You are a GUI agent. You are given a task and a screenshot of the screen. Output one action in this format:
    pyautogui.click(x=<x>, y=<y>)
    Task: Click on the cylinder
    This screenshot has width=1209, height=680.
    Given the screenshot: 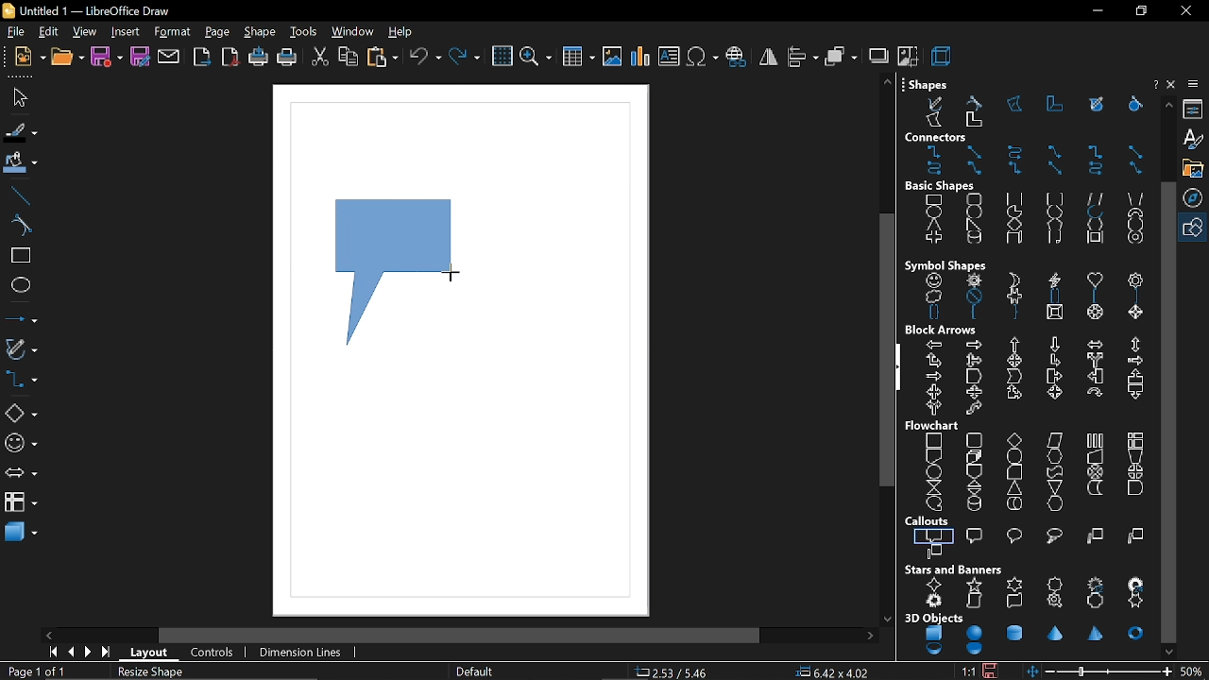 What is the action you would take?
    pyautogui.click(x=1013, y=632)
    